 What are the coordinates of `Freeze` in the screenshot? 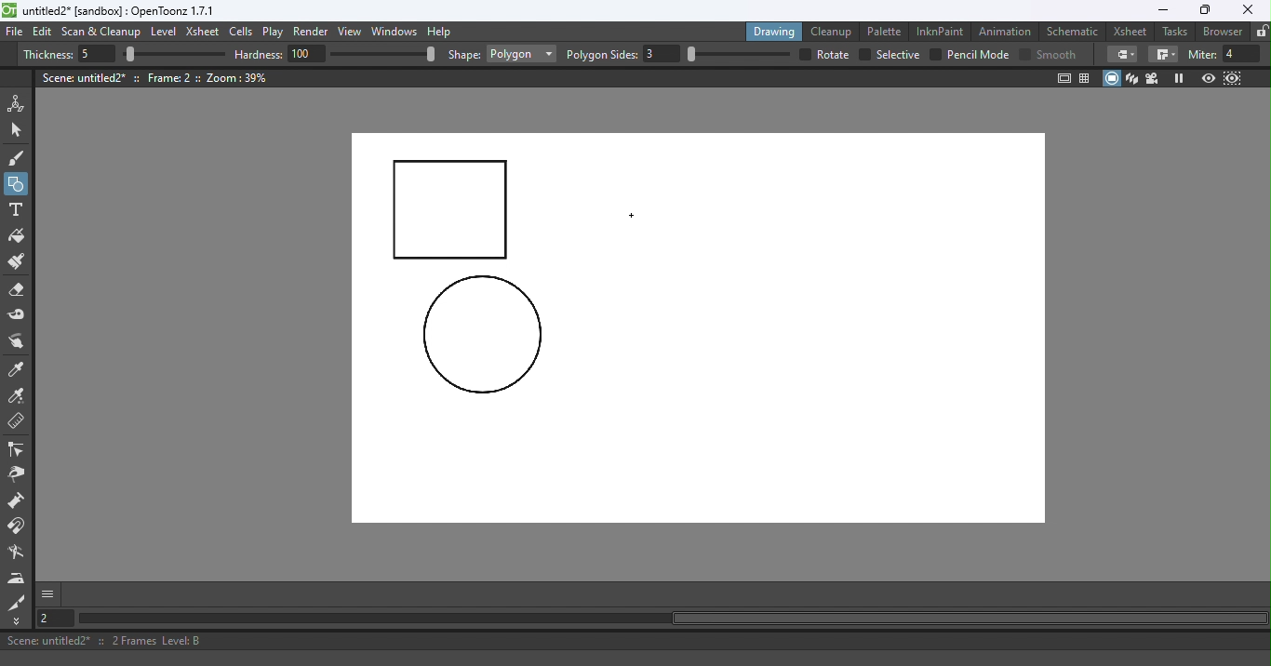 It's located at (1179, 78).